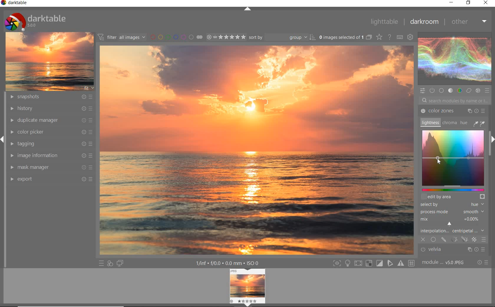 The width and height of the screenshot is (495, 307). I want to click on BLENDING OPTIONS, so click(484, 240).